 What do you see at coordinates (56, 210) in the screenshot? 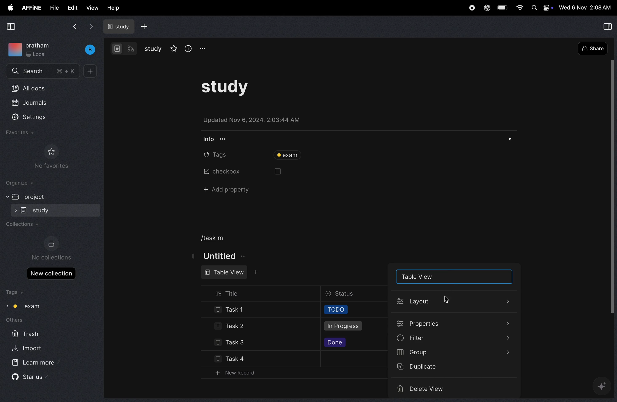
I see `study` at bounding box center [56, 210].